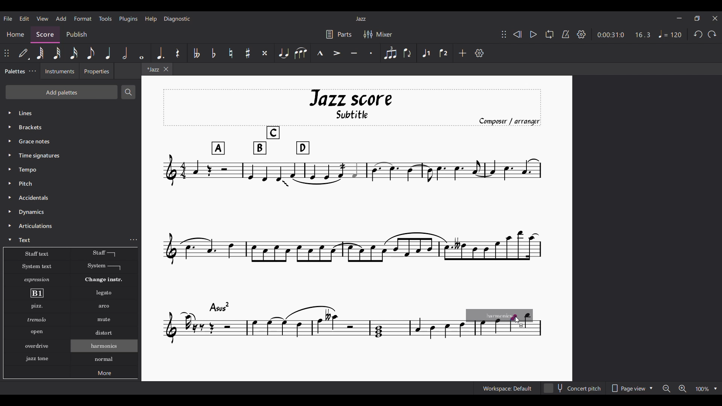 Image resolution: width=722 pixels, height=406 pixels. Describe the element at coordinates (34, 141) in the screenshot. I see `` at that location.